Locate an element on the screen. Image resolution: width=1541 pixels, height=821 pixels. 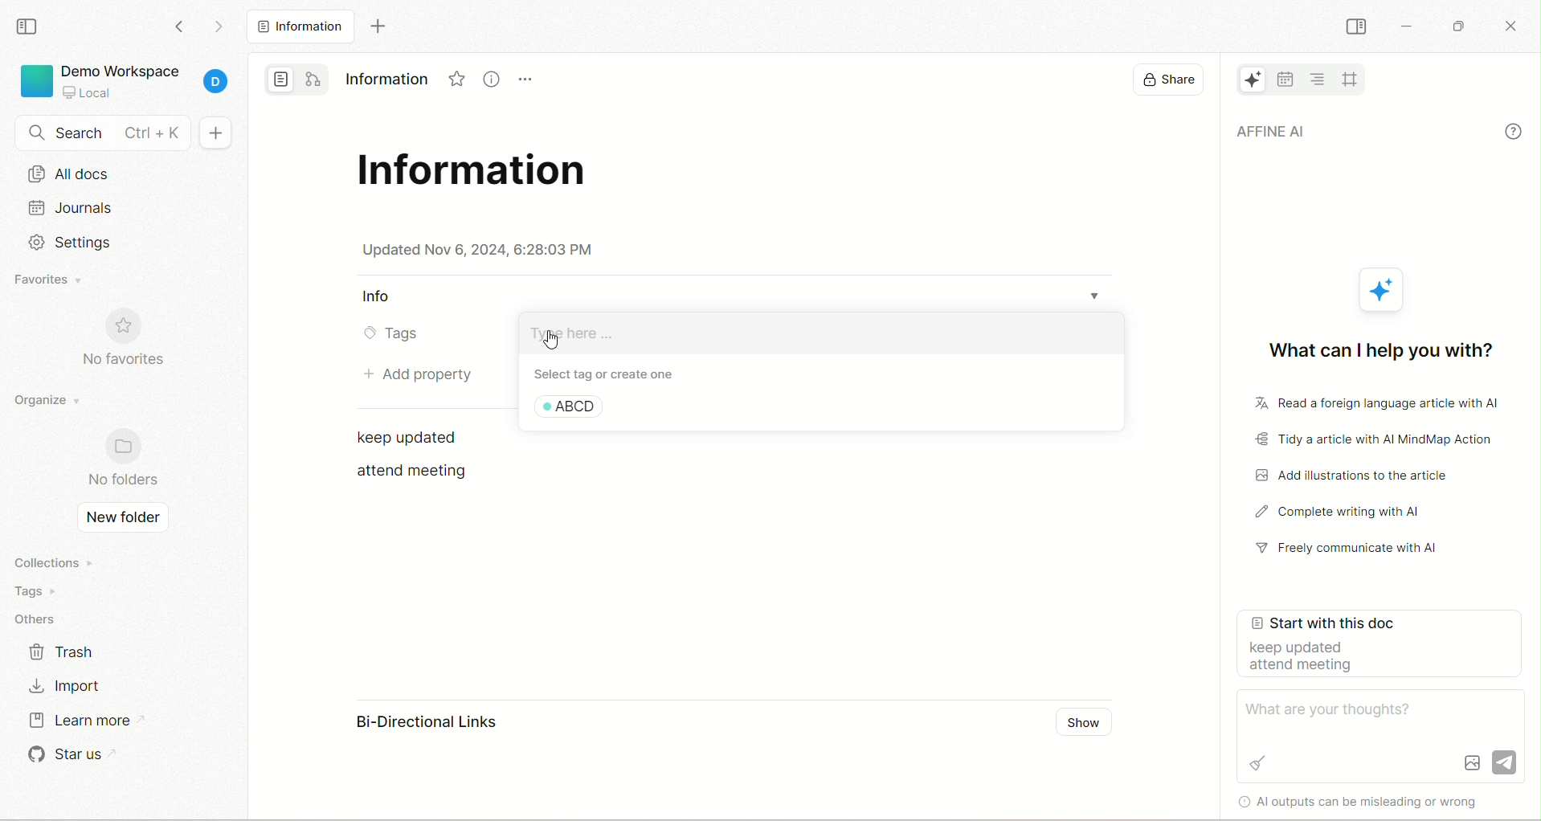
freely communicate with AI is located at coordinates (1355, 552).